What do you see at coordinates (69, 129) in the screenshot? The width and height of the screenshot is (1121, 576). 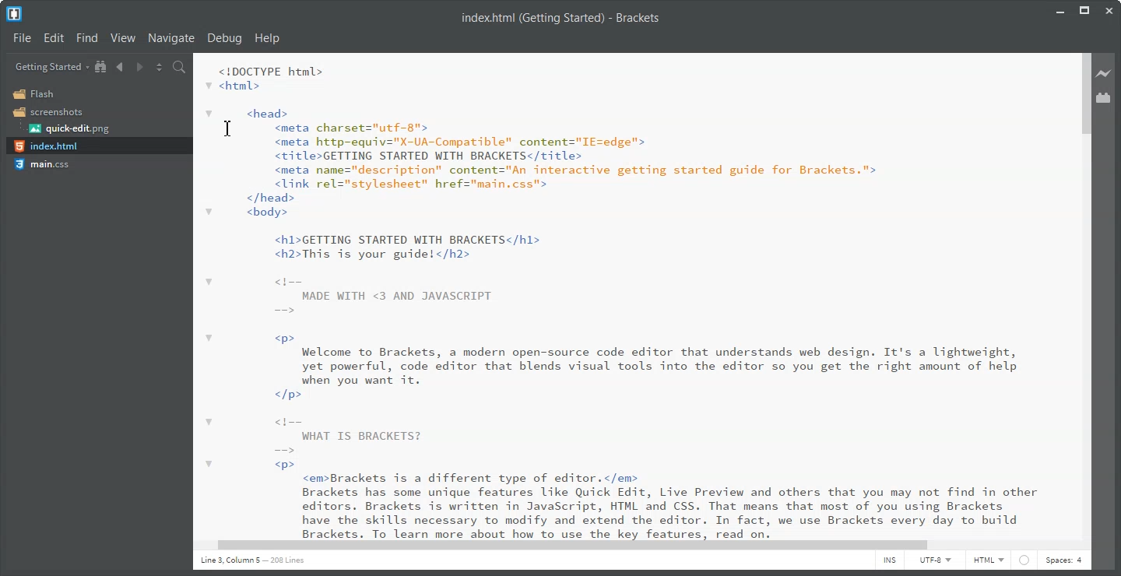 I see `quick-edit.png` at bounding box center [69, 129].